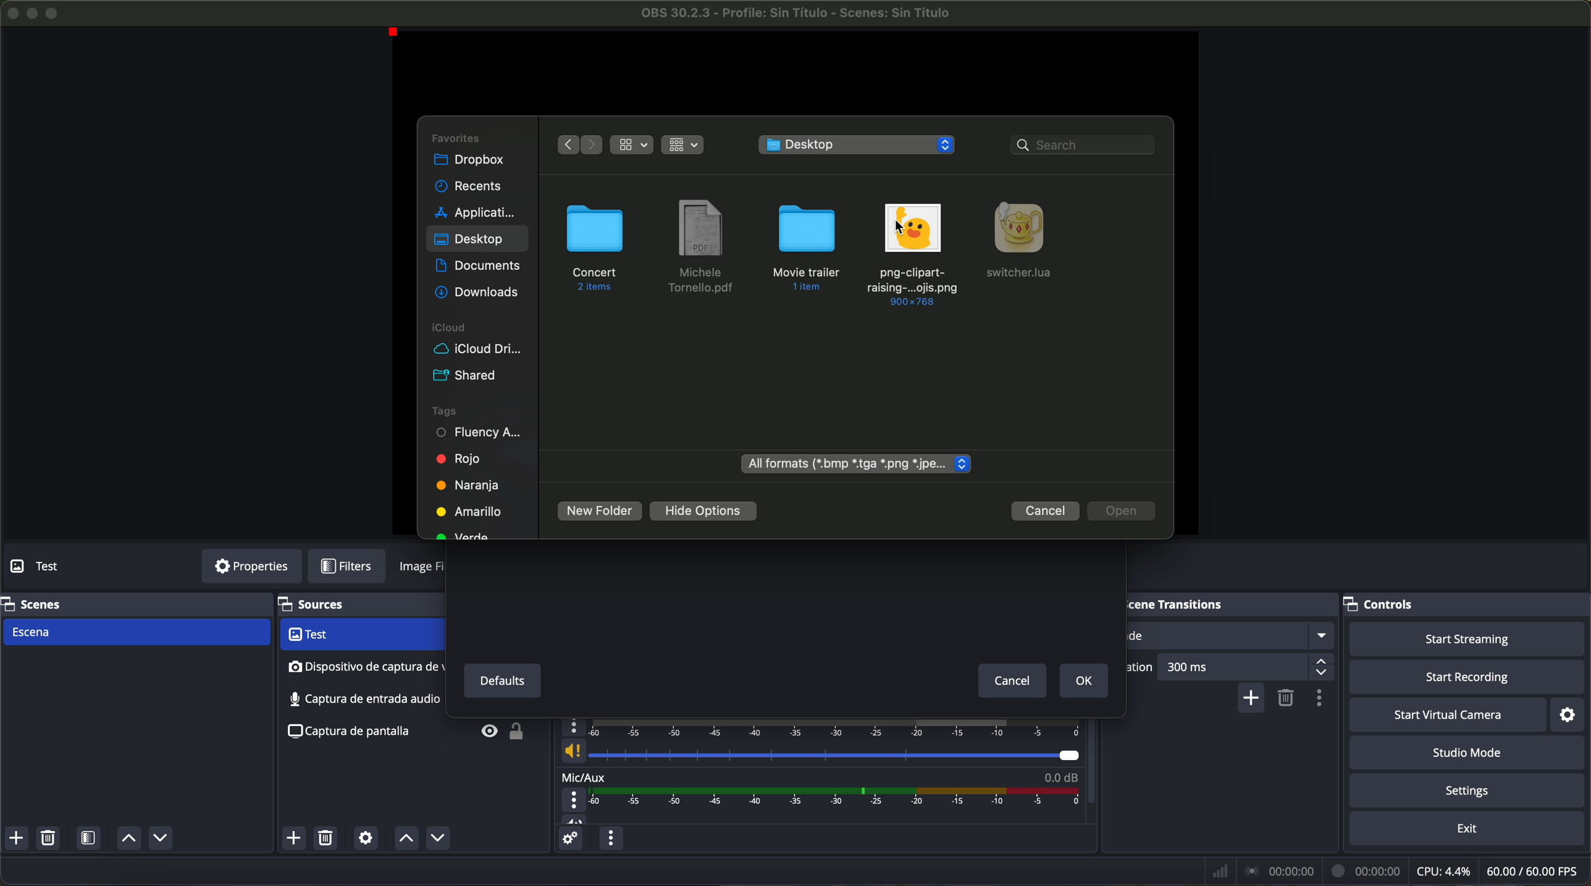  I want to click on downloads, so click(476, 292).